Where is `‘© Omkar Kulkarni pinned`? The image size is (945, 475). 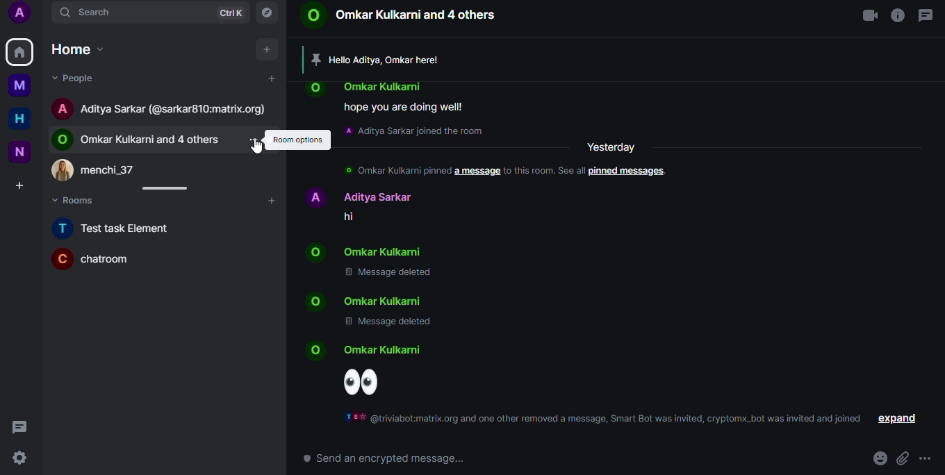
‘© Omkar Kulkarni pinned is located at coordinates (396, 169).